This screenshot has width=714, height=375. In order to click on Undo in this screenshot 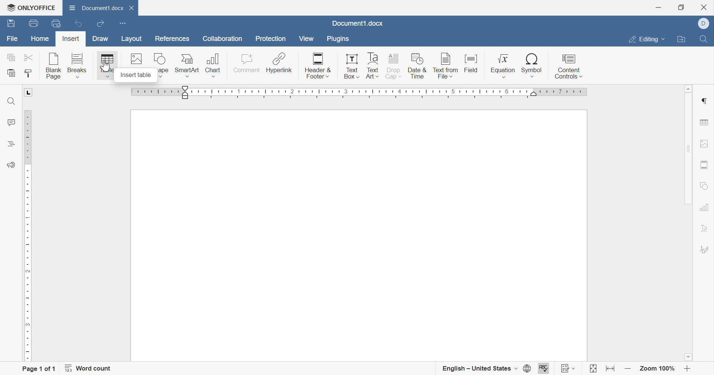, I will do `click(80, 25)`.